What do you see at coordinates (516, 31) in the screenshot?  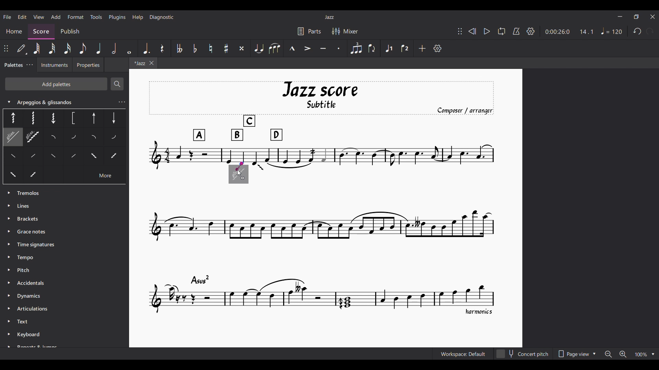 I see `Metronome` at bounding box center [516, 31].